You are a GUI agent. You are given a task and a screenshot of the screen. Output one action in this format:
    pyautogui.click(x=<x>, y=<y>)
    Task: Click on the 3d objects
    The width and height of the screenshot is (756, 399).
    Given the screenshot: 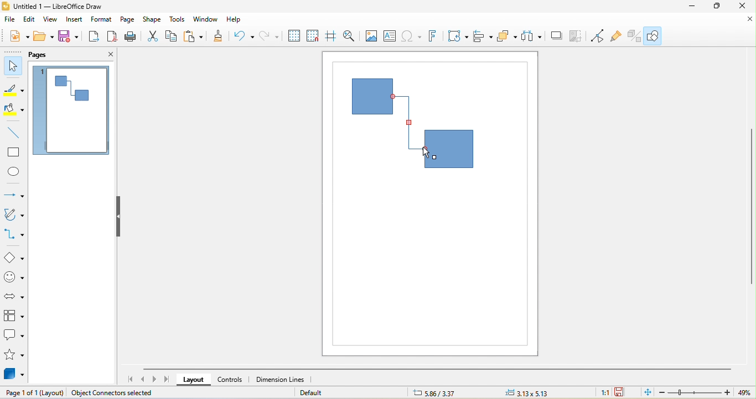 What is the action you would take?
    pyautogui.click(x=13, y=374)
    